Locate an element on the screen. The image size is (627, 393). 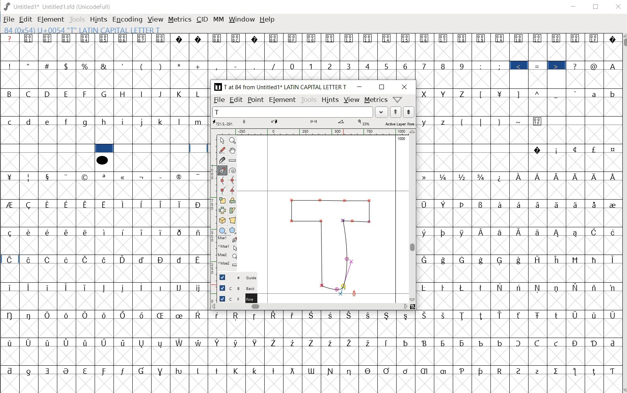
Symbol is located at coordinates (9, 232).